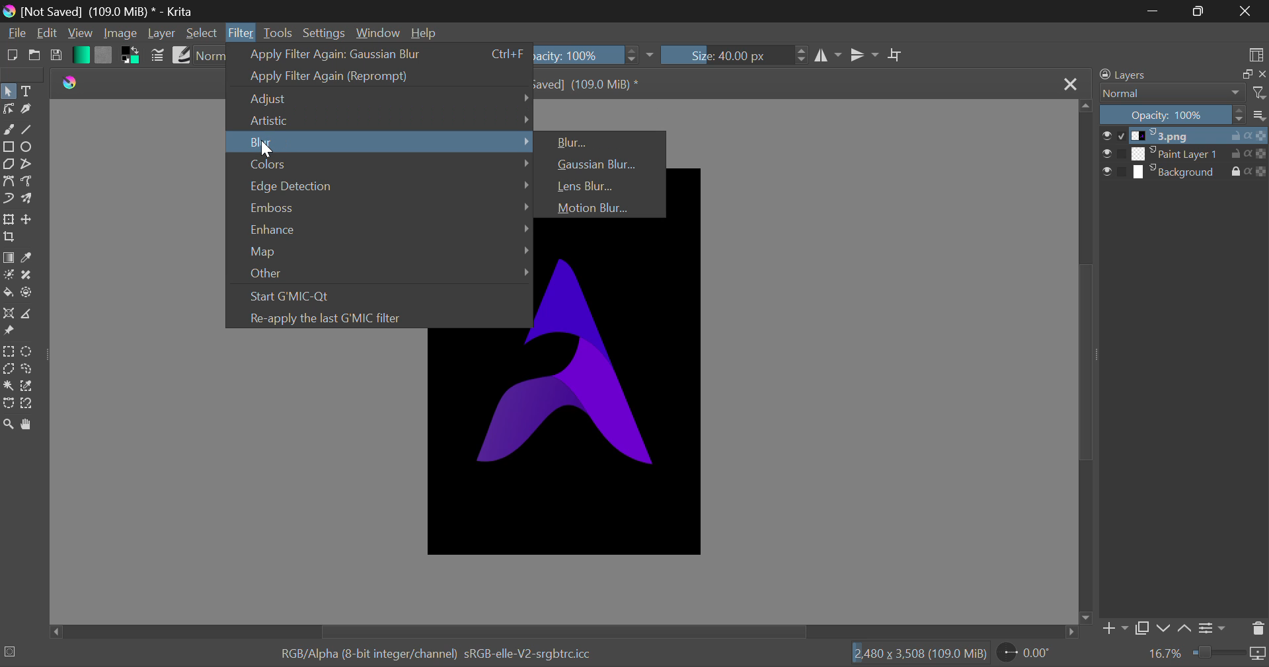 The height and width of the screenshot is (667, 1269). I want to click on Choose Workspace, so click(1256, 54).